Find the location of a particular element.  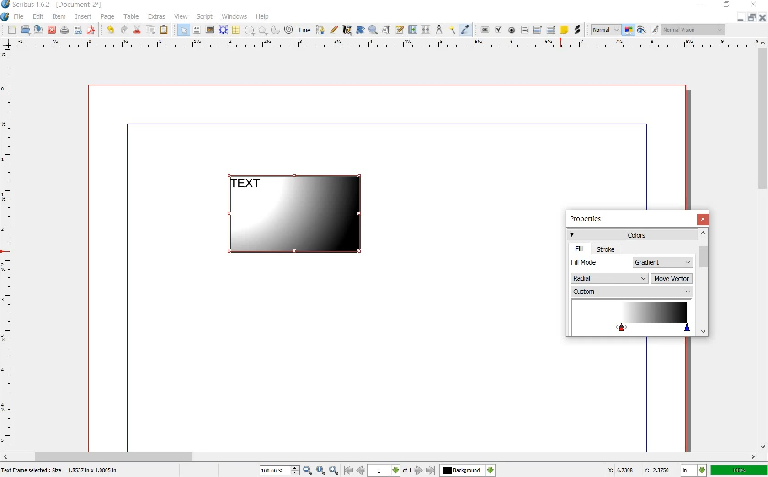

copy is located at coordinates (151, 30).